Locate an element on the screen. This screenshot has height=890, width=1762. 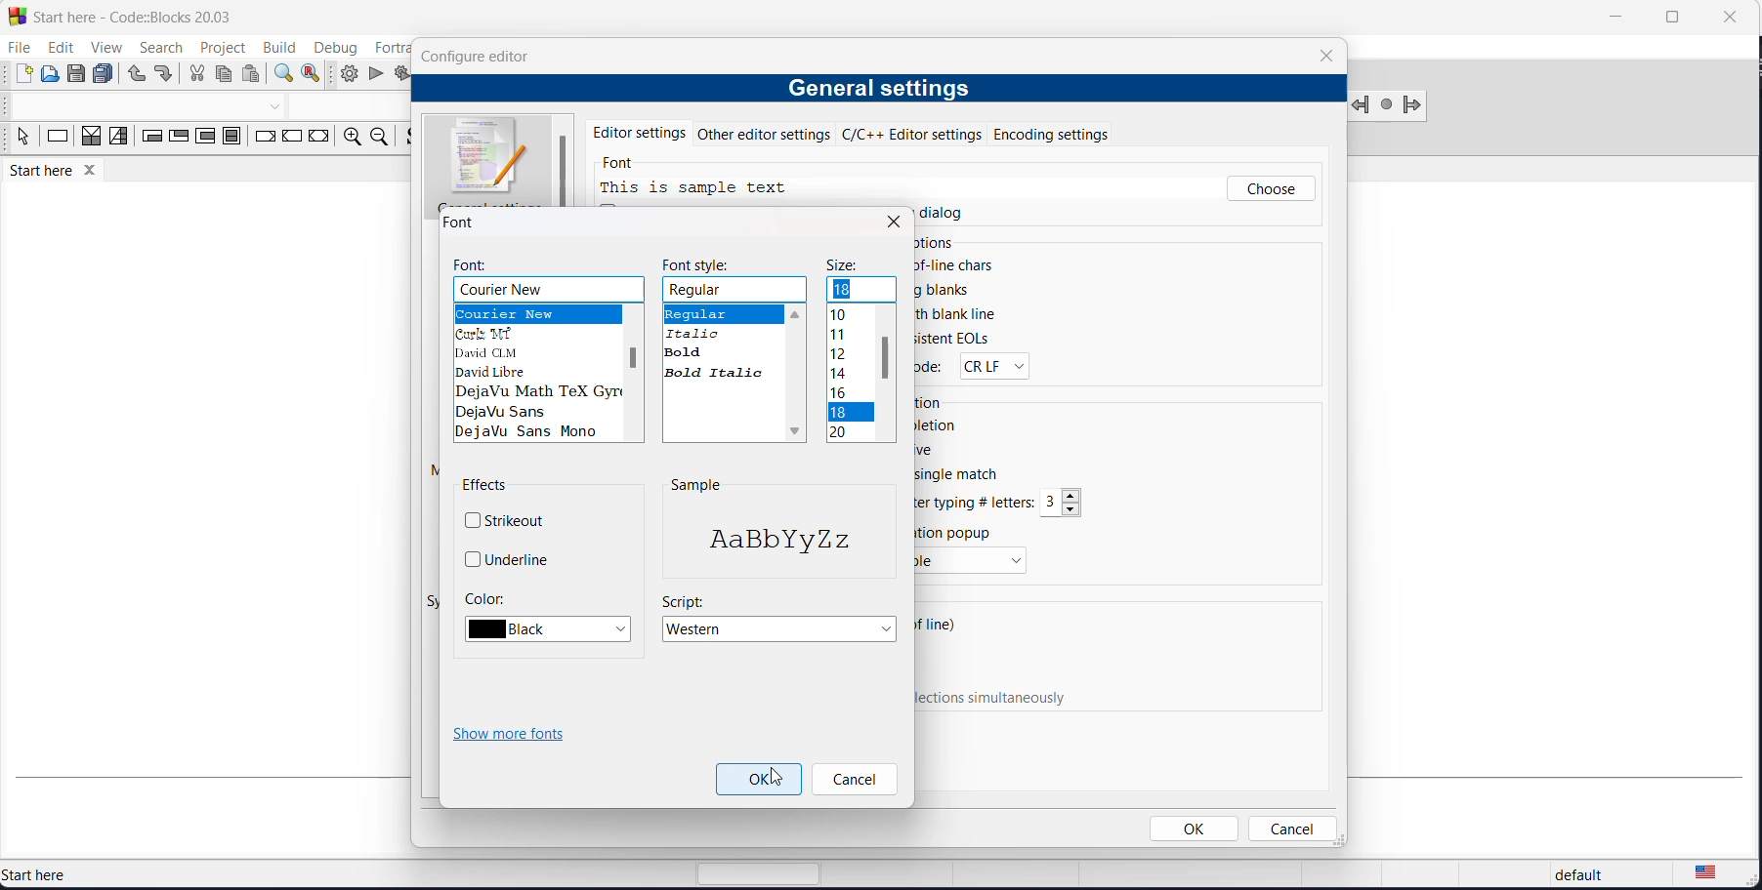
replace is located at coordinates (315, 74).